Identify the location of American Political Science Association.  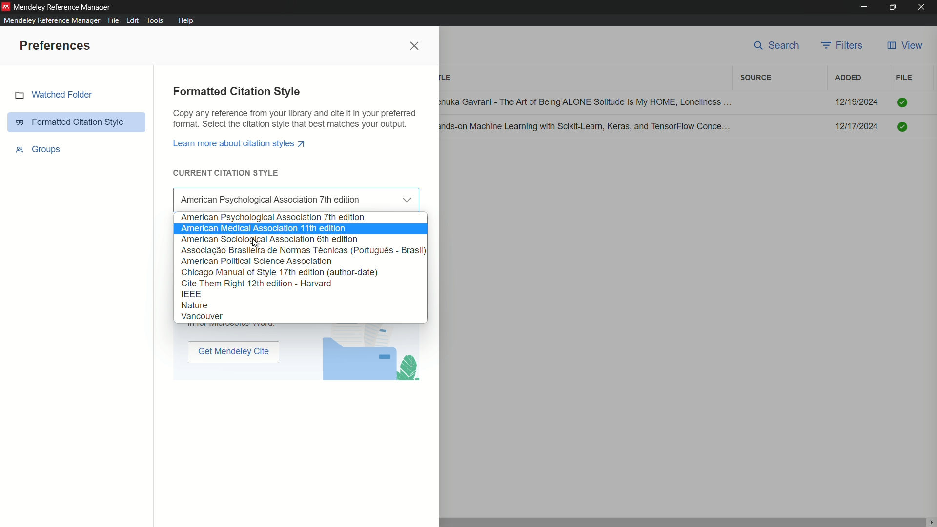
(301, 261).